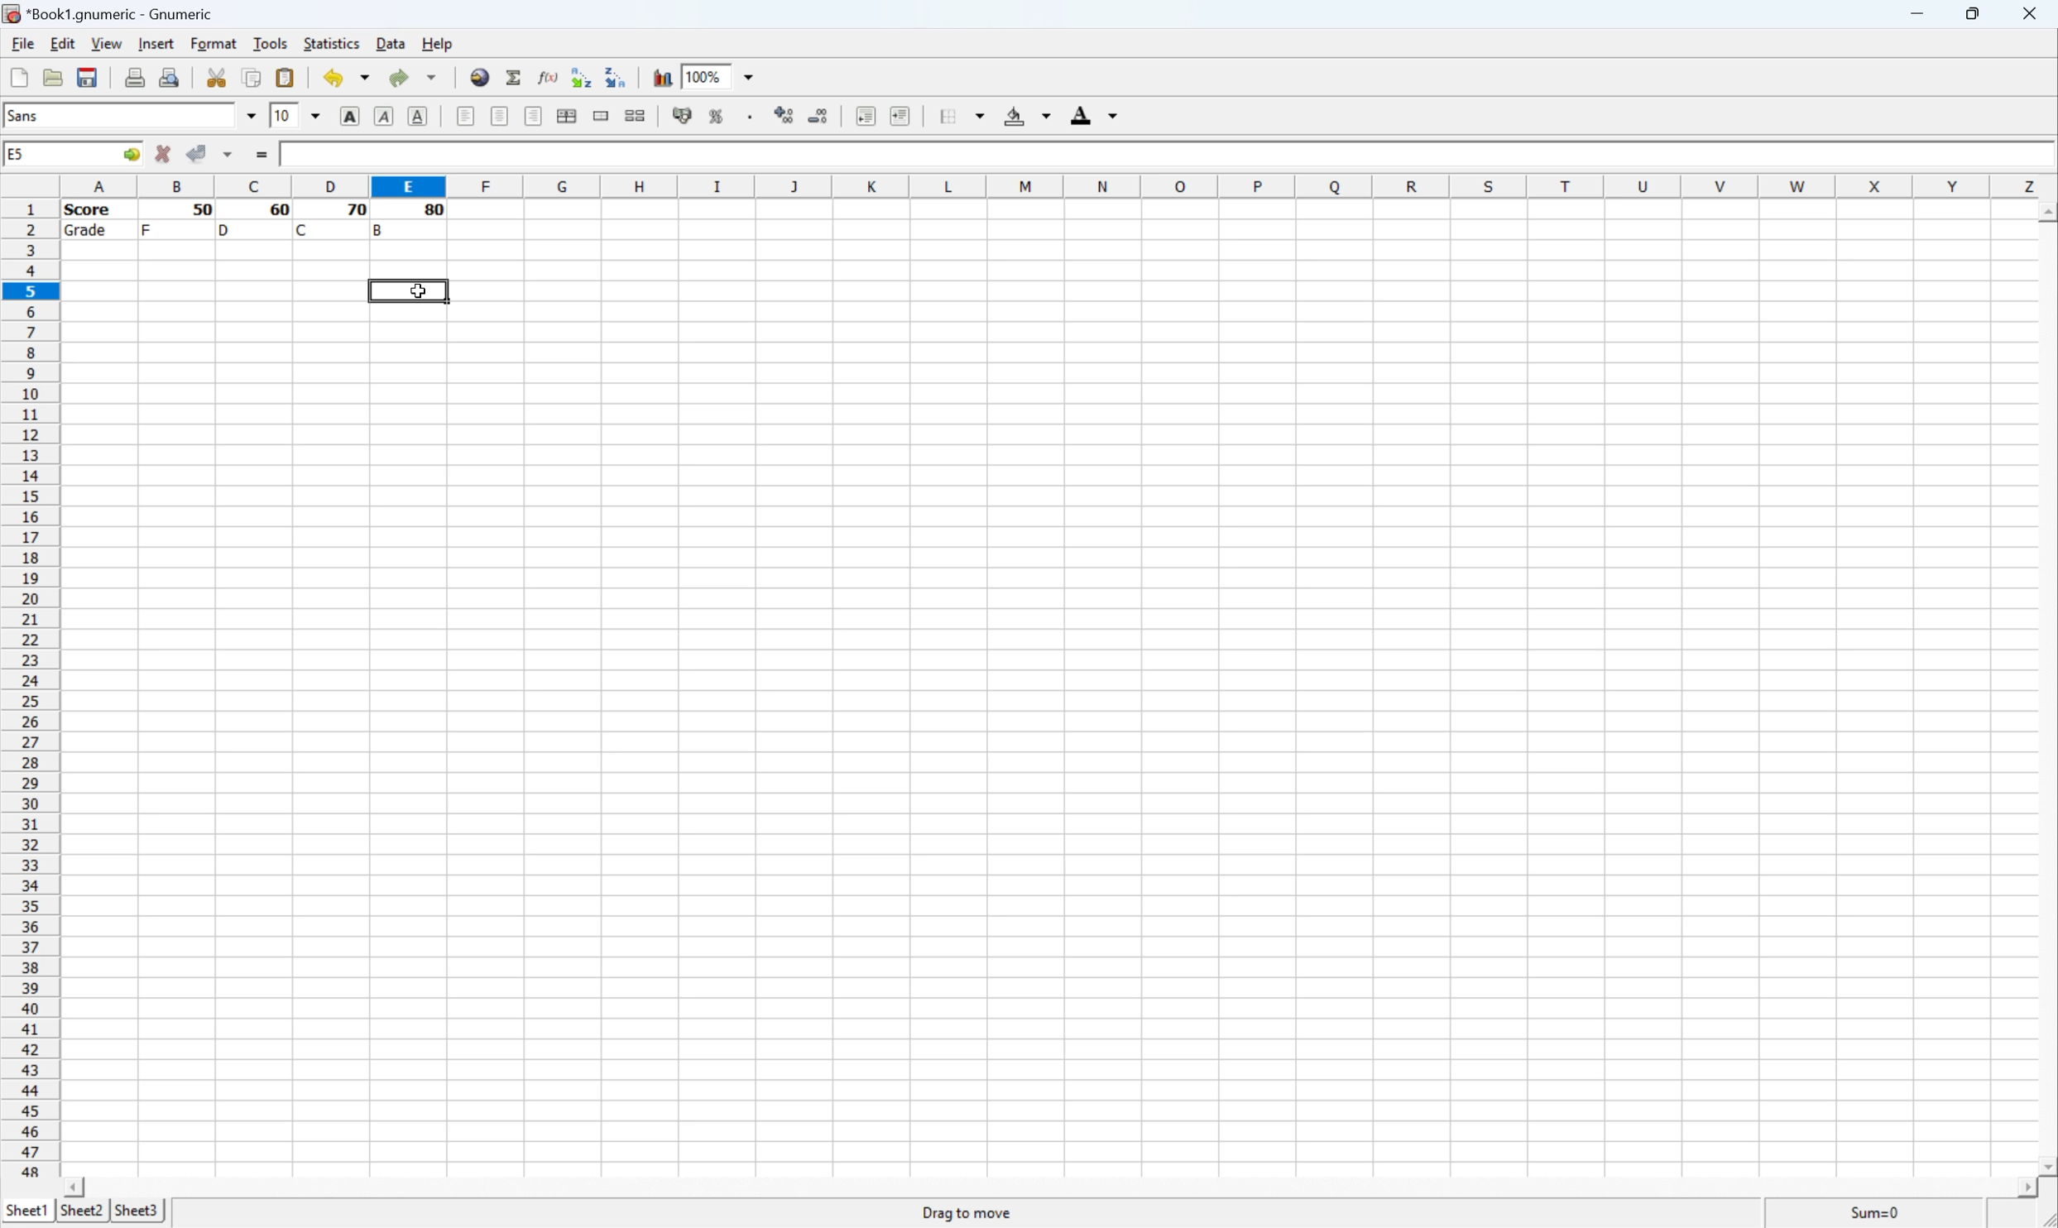  What do you see at coordinates (435, 213) in the screenshot?
I see `80` at bounding box center [435, 213].